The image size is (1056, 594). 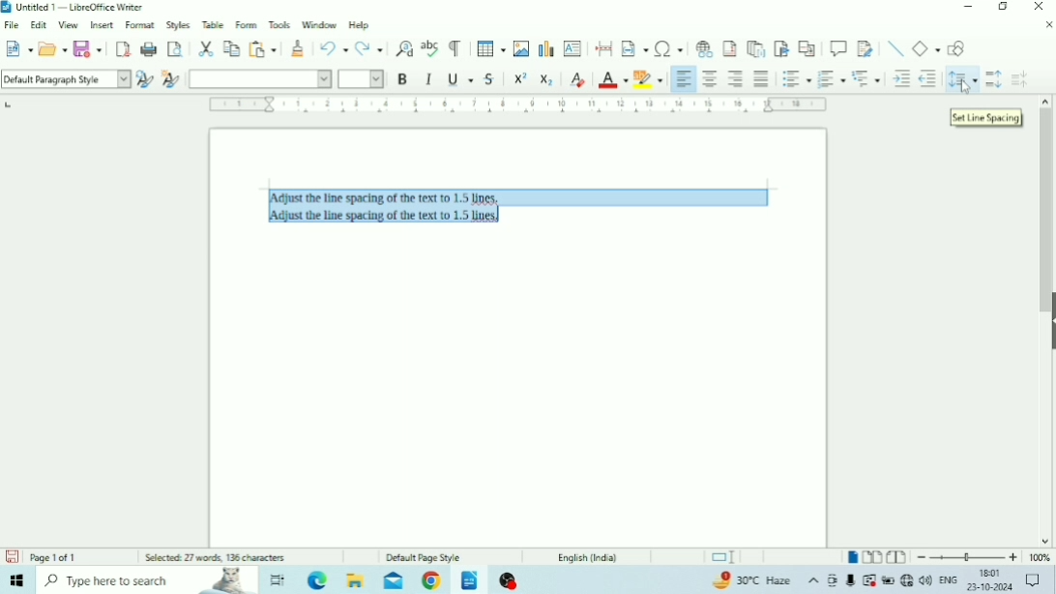 What do you see at coordinates (1003, 7) in the screenshot?
I see `Restore Down` at bounding box center [1003, 7].